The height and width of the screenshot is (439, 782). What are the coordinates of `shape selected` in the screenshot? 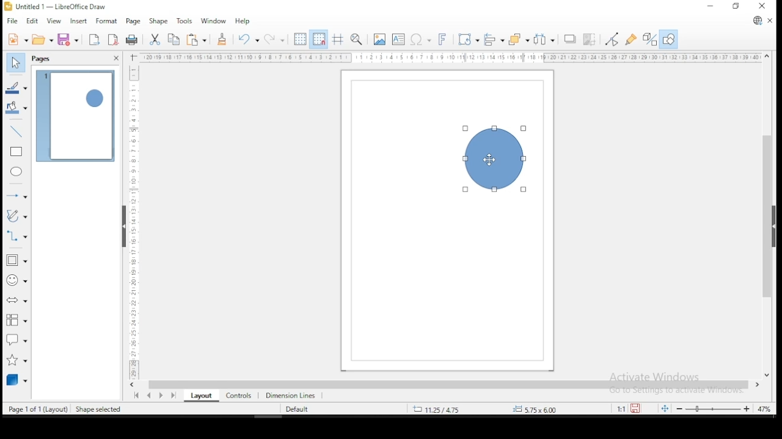 It's located at (100, 410).